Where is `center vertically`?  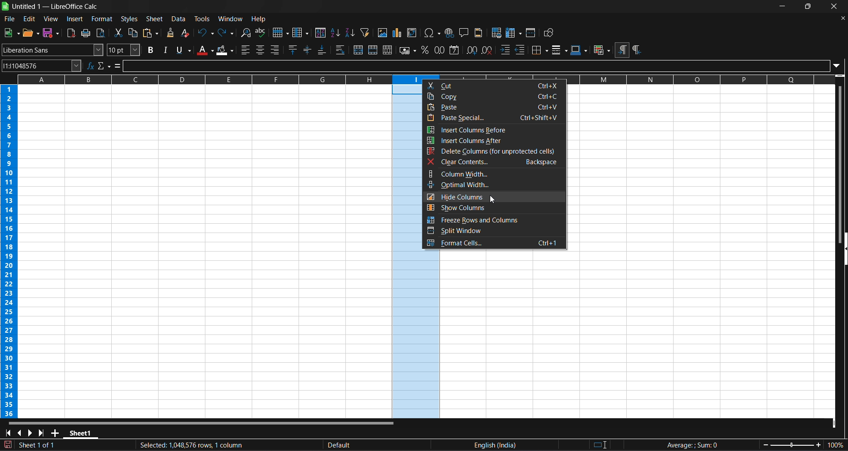
center vertically is located at coordinates (308, 50).